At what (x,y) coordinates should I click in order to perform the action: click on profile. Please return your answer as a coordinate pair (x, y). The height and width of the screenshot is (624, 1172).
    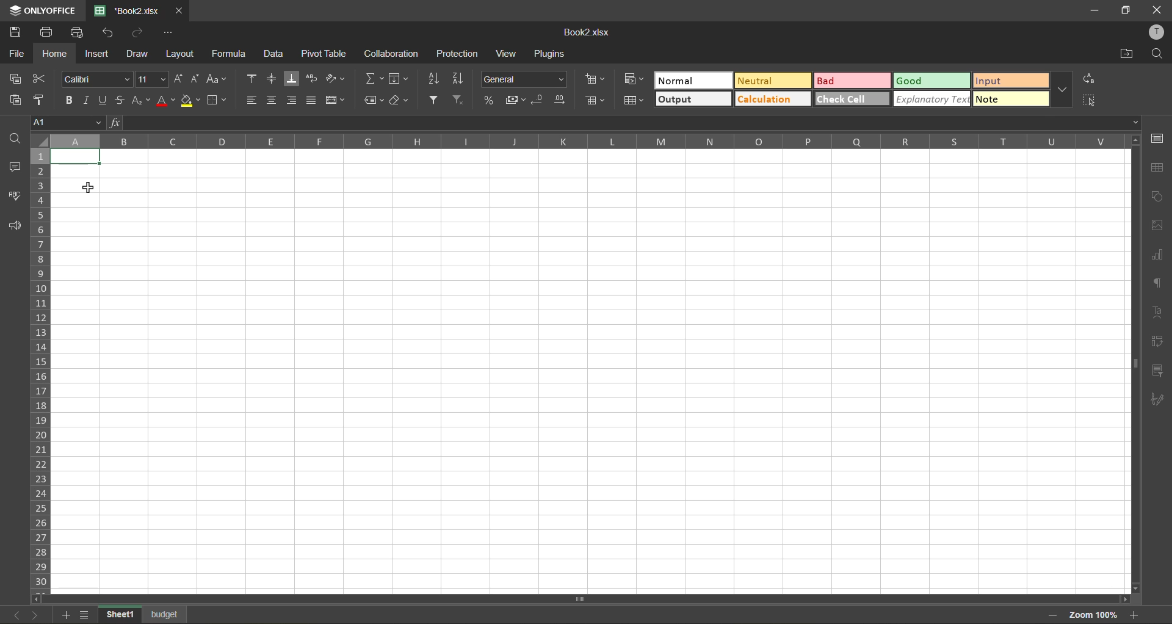
    Looking at the image, I should click on (1156, 32).